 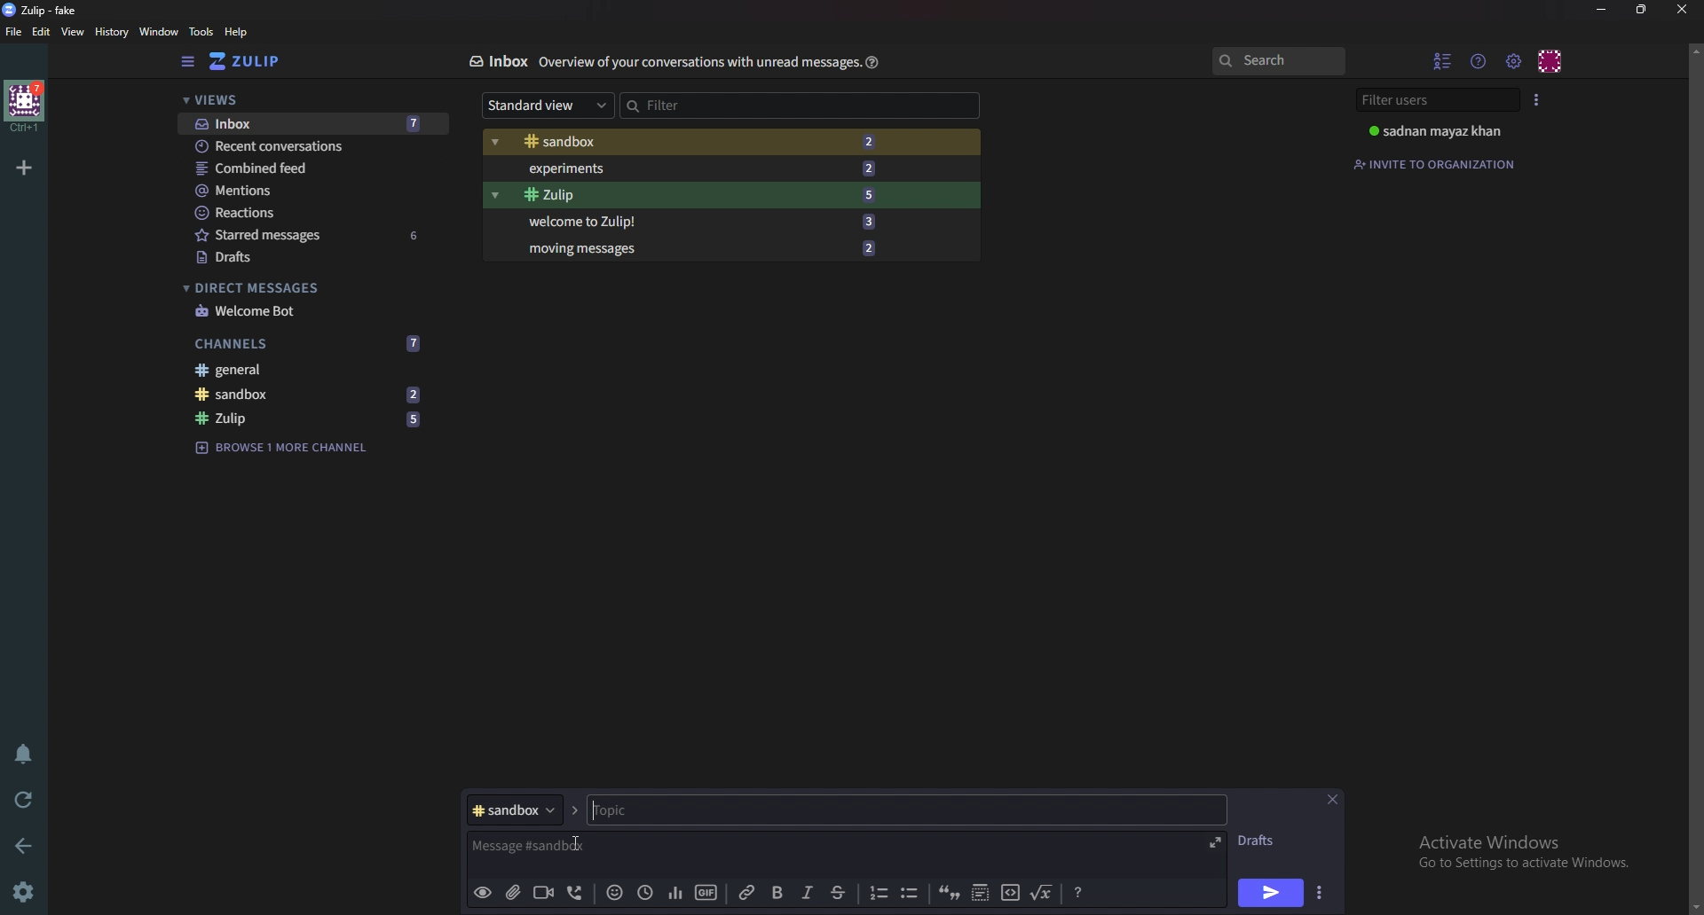 What do you see at coordinates (542, 891) in the screenshot?
I see `Video call` at bounding box center [542, 891].